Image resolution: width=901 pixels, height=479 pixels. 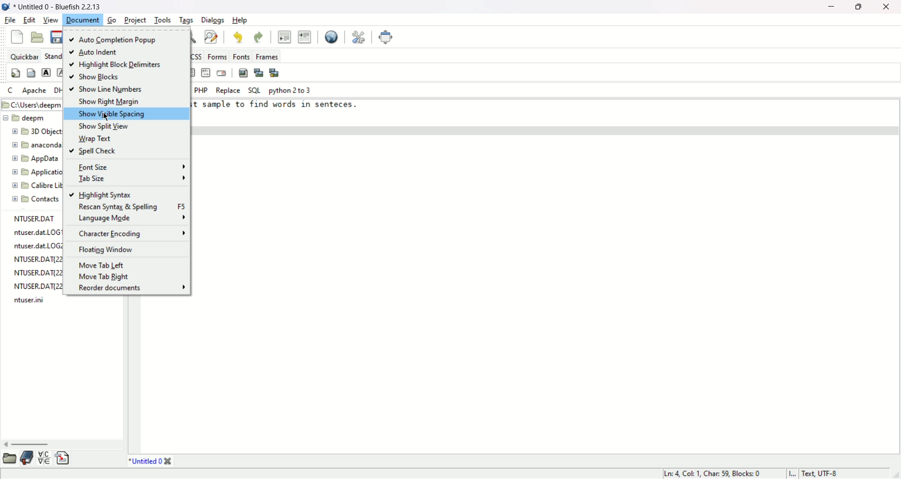 I want to click on tab size, so click(x=127, y=179).